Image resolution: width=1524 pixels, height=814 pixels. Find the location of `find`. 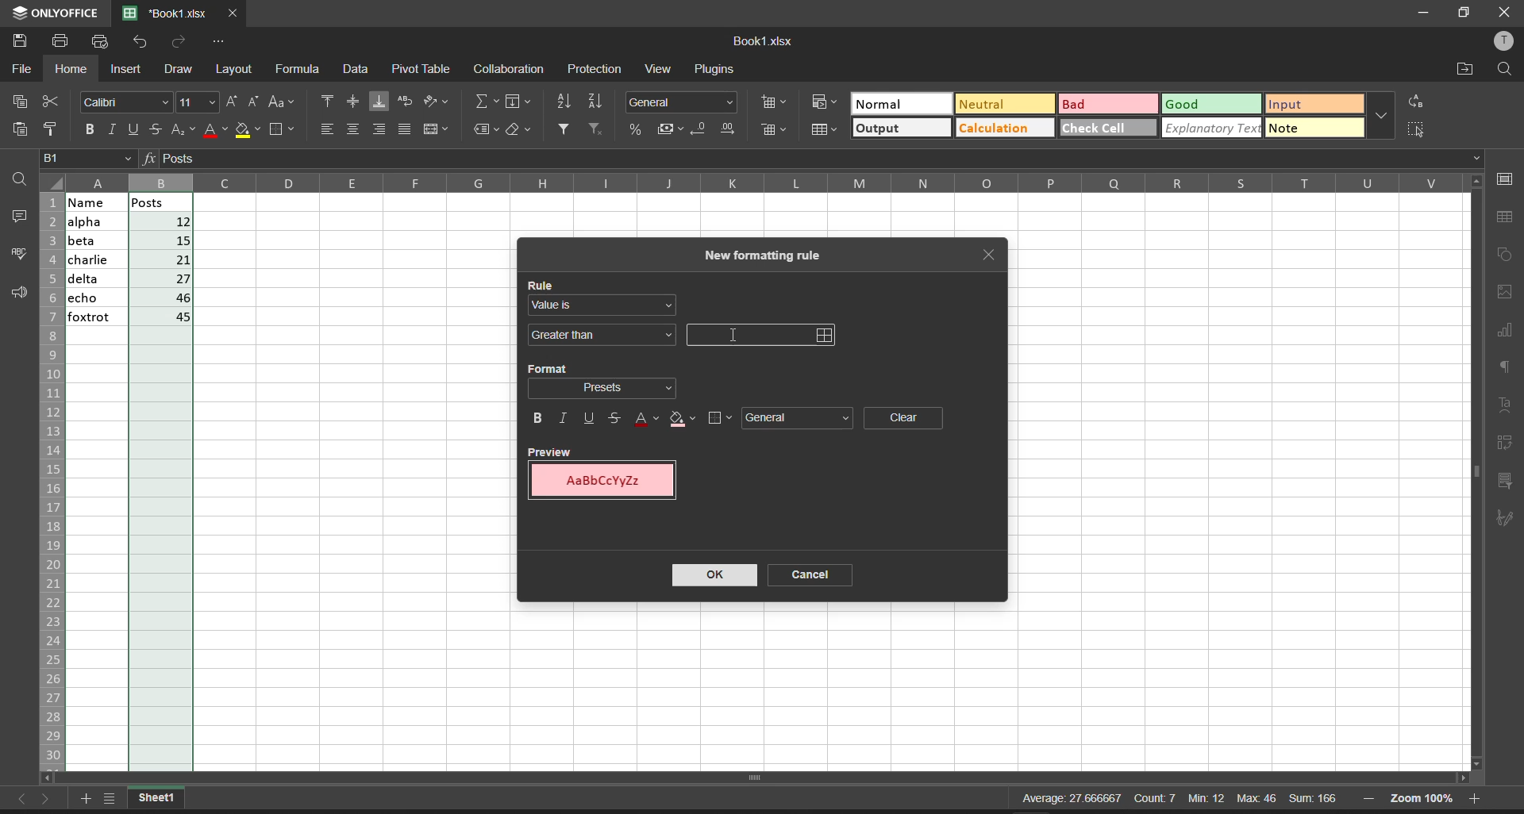

find is located at coordinates (22, 179).